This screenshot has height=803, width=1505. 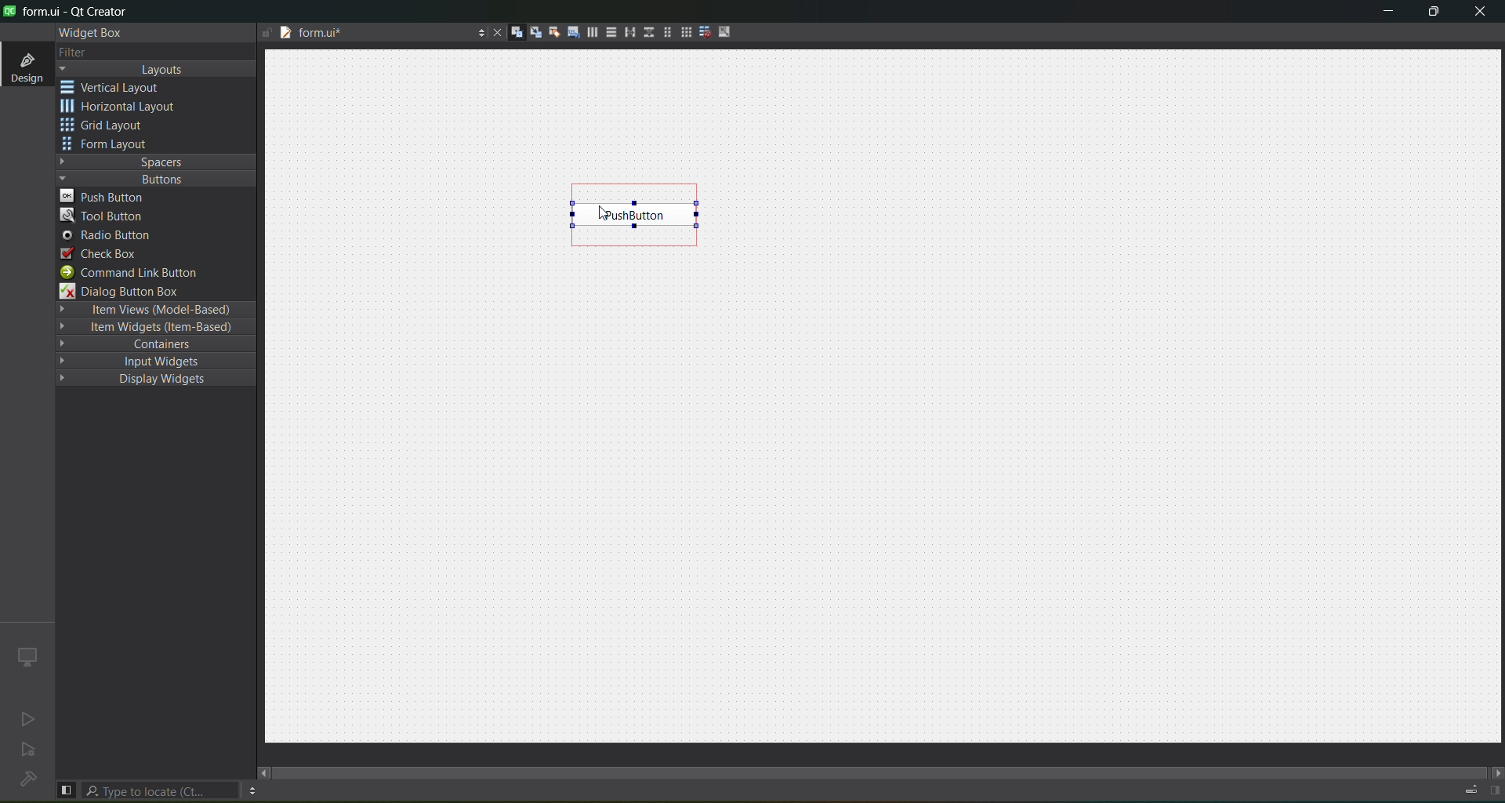 I want to click on radio button, so click(x=107, y=237).